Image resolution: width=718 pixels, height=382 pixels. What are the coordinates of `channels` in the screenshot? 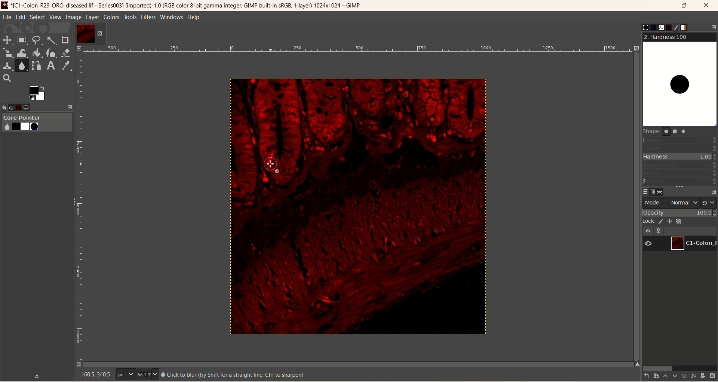 It's located at (651, 191).